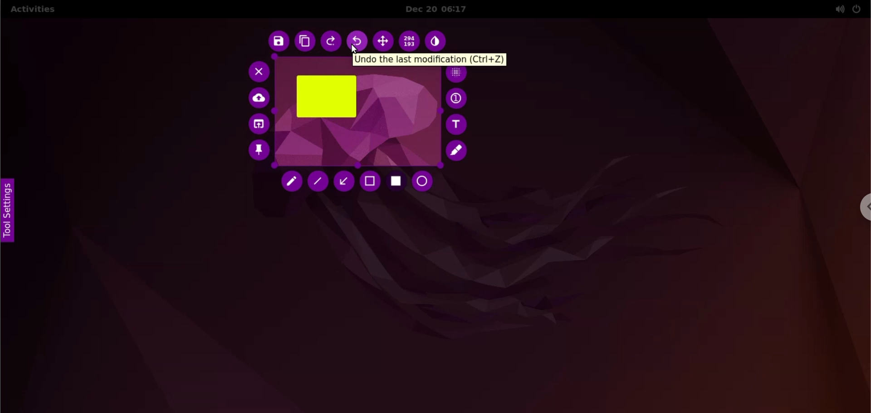  Describe the element at coordinates (357, 49) in the screenshot. I see `cursor` at that location.